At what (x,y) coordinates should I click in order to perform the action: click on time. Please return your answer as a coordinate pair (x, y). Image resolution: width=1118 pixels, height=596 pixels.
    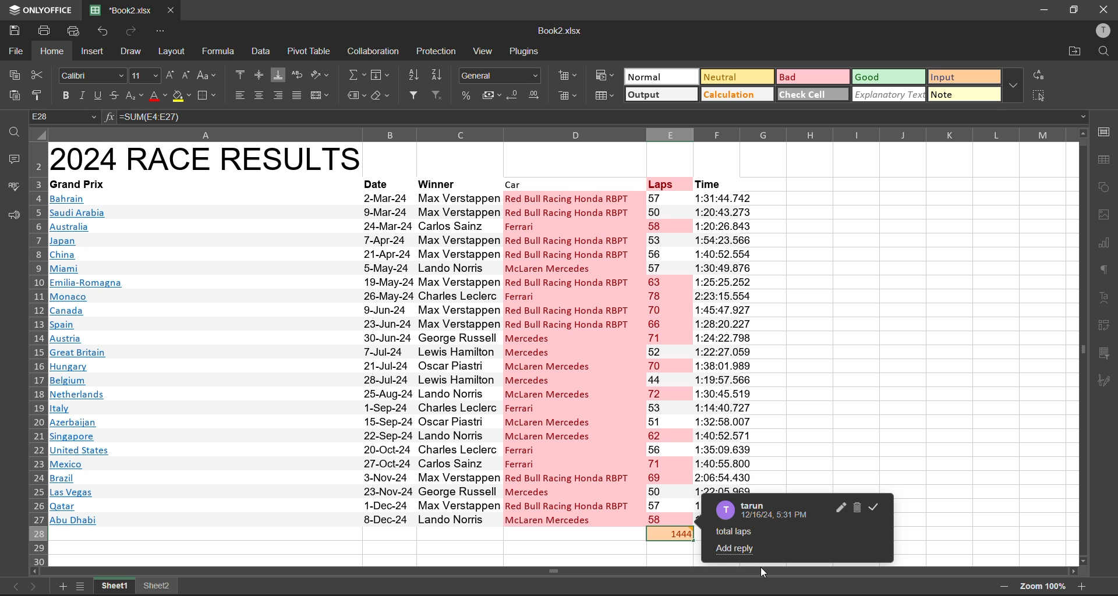
    Looking at the image, I should click on (724, 338).